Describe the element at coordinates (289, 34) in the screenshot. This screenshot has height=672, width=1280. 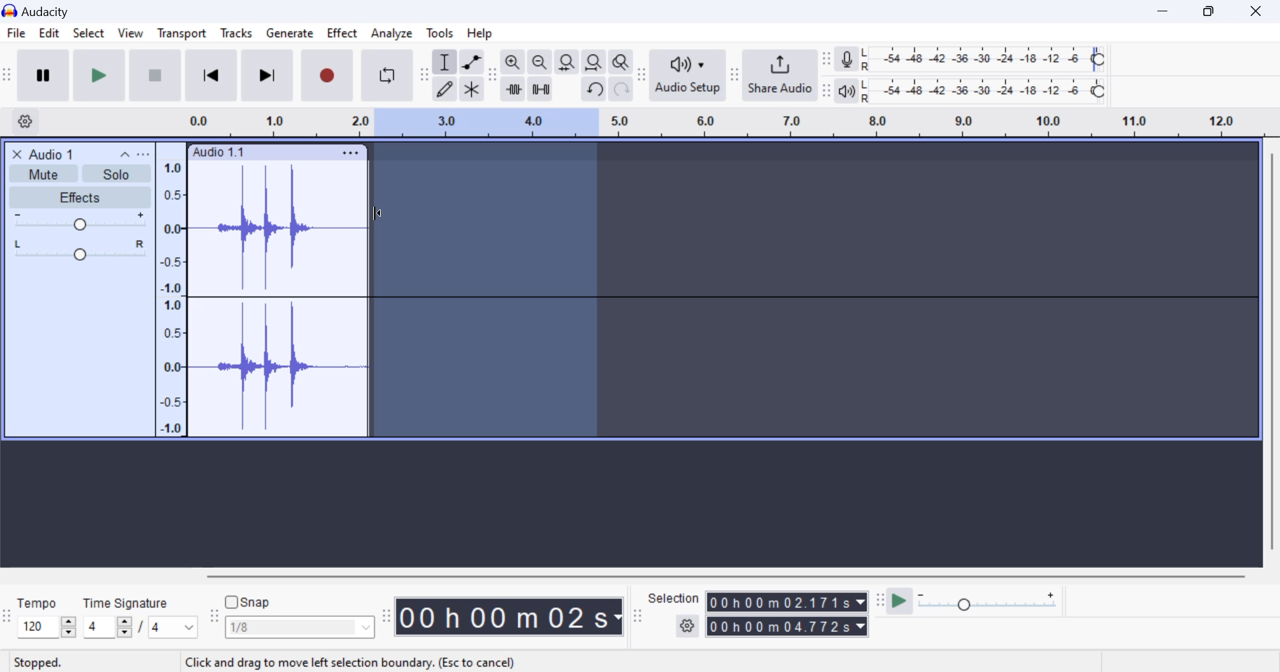
I see `Generate` at that location.